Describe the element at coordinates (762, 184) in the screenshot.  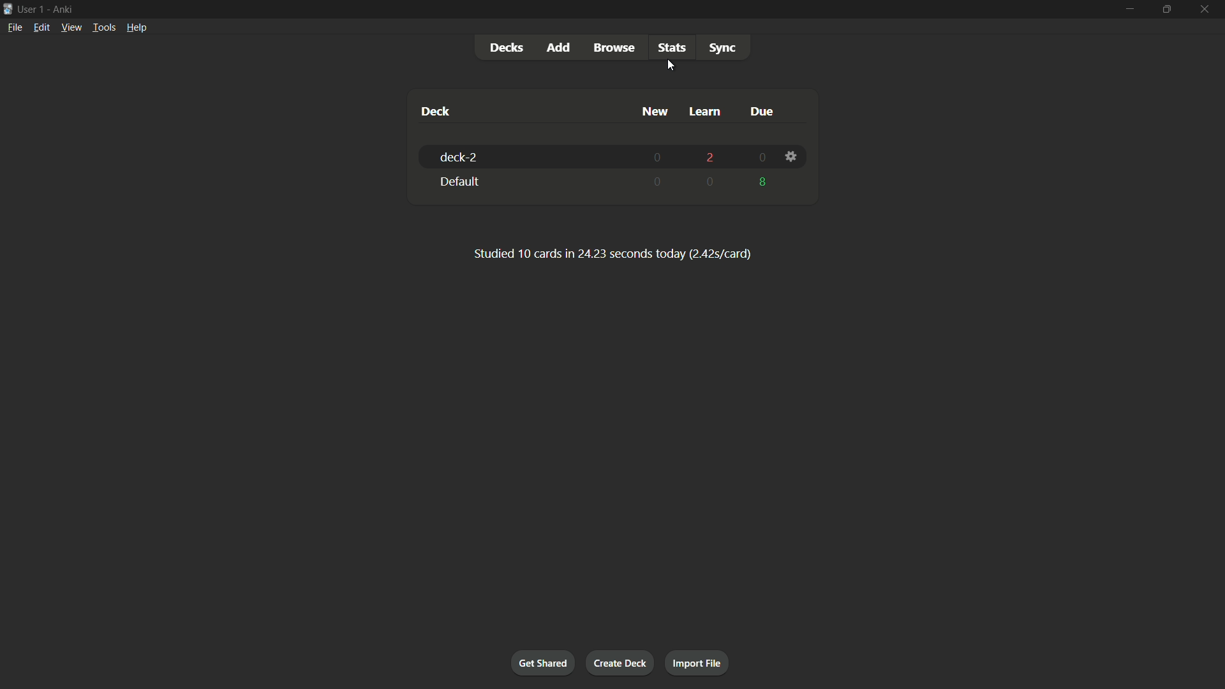
I see `8` at that location.